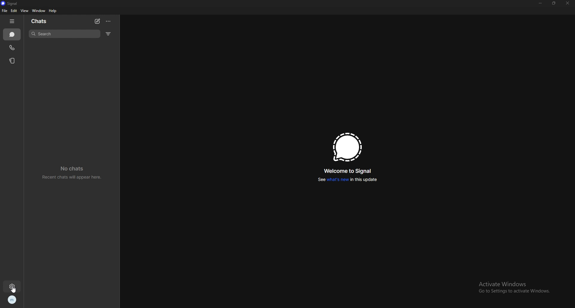 The image size is (575, 308). Describe the element at coordinates (39, 11) in the screenshot. I see `window` at that location.